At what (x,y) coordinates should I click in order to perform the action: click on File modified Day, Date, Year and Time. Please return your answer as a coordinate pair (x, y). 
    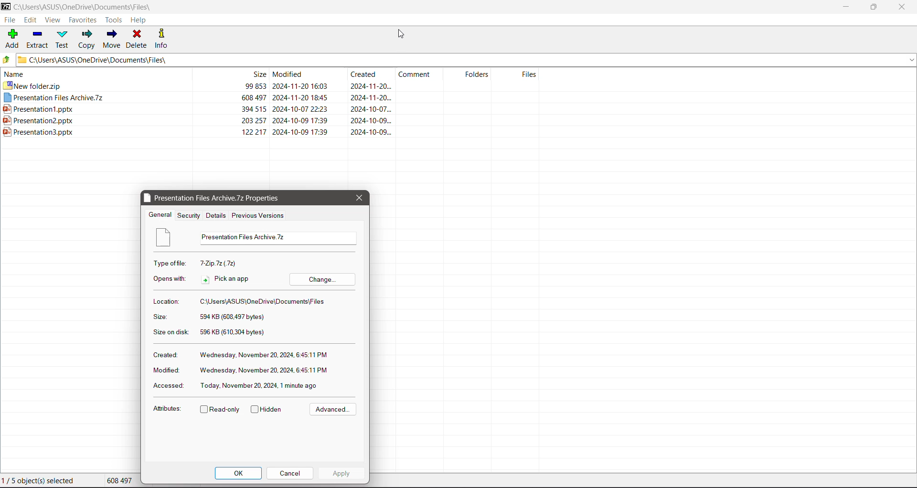
    Looking at the image, I should click on (267, 370).